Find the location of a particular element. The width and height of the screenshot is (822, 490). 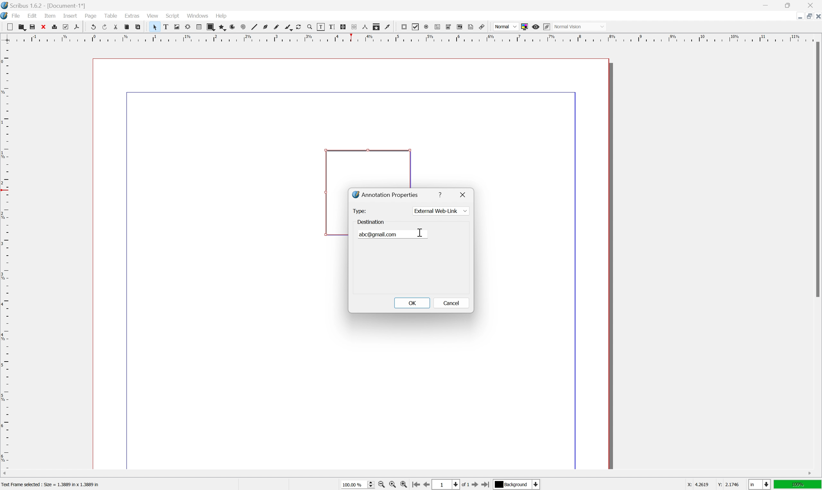

select current page is located at coordinates (451, 485).